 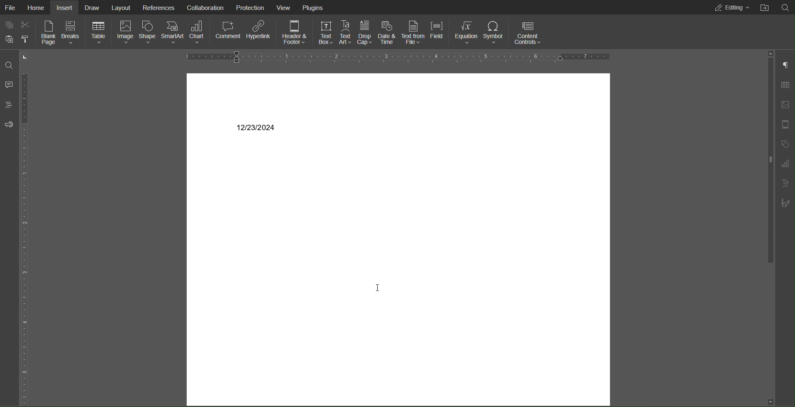 What do you see at coordinates (9, 66) in the screenshot?
I see `Search` at bounding box center [9, 66].